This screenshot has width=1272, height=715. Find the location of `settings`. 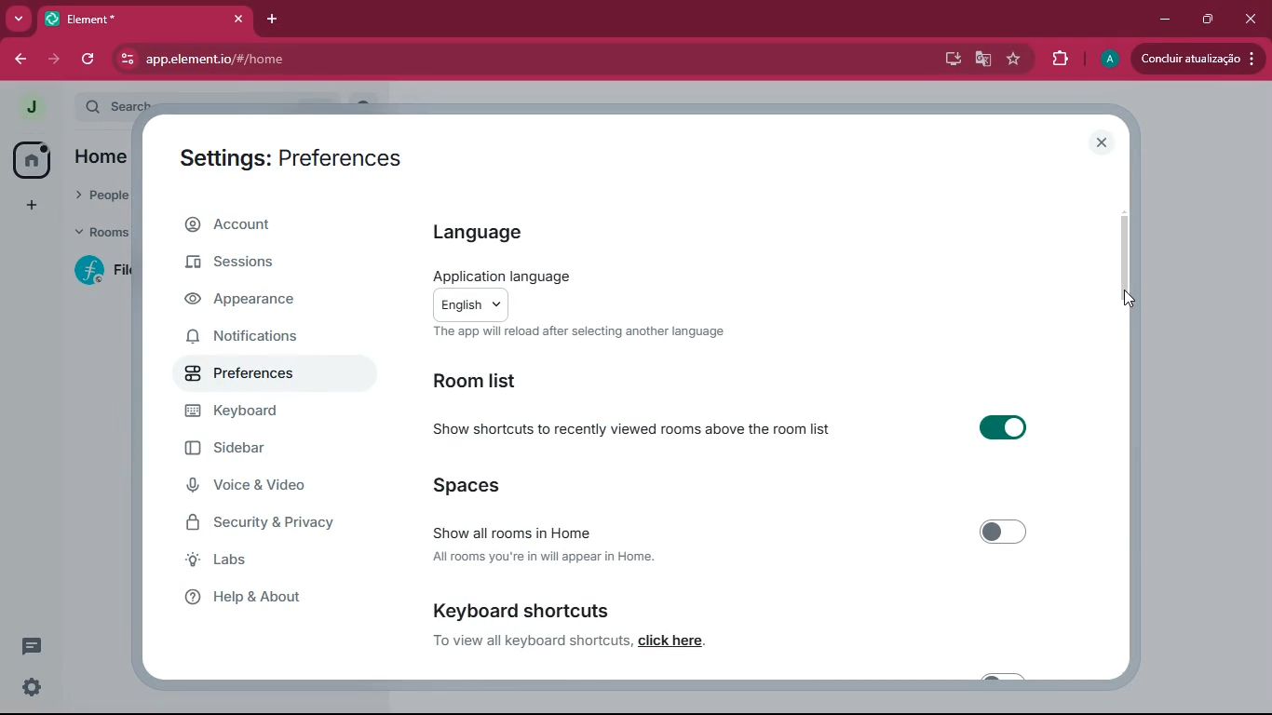

settings is located at coordinates (28, 688).